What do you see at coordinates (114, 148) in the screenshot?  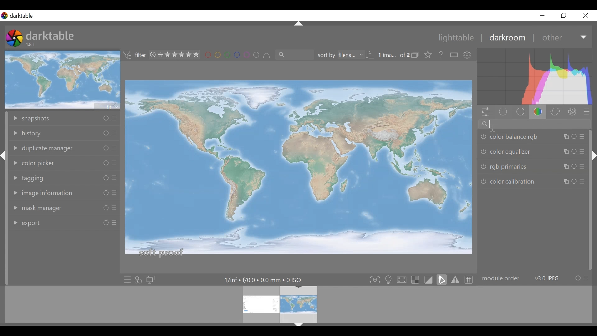 I see `` at bounding box center [114, 148].